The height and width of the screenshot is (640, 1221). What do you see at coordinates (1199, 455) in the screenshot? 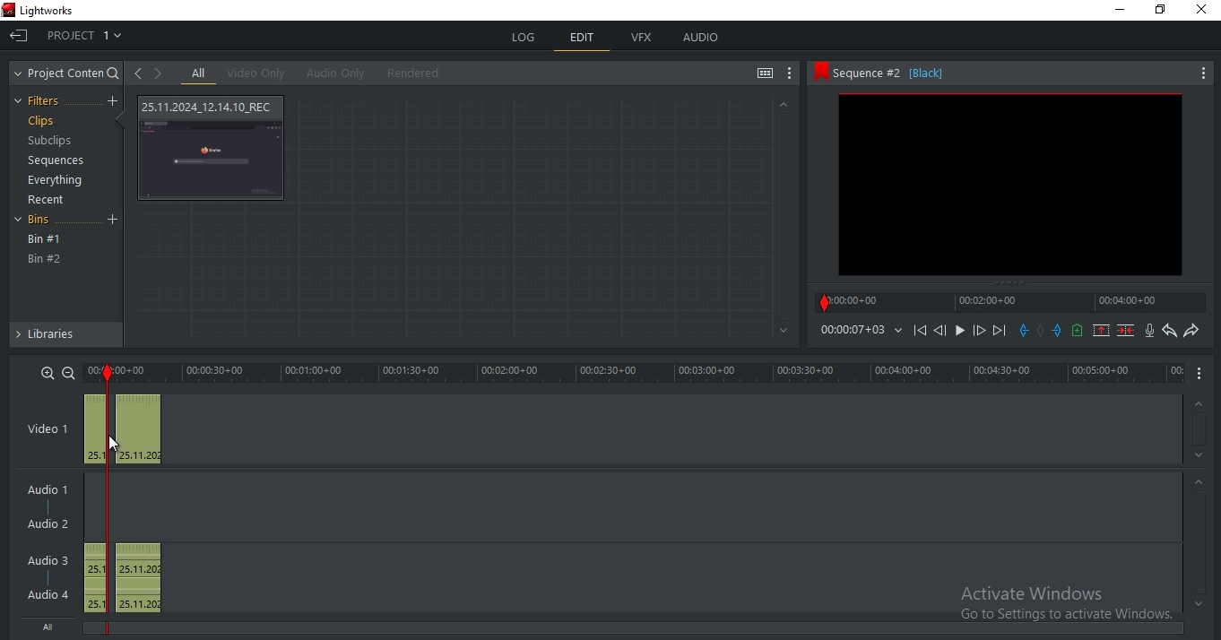
I see `Down` at bounding box center [1199, 455].